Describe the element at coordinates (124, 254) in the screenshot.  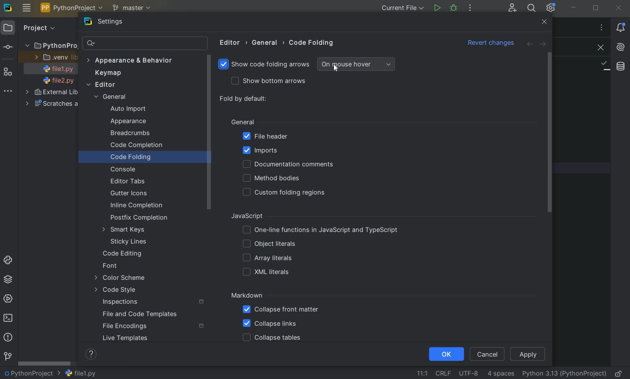
I see `CODE EDITING` at that location.